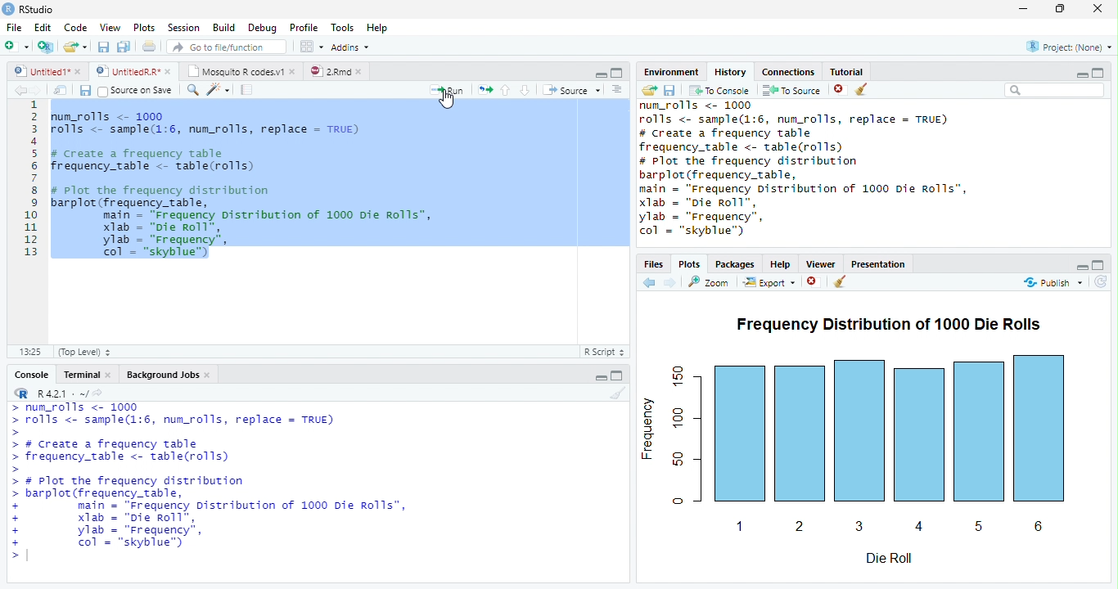  Describe the element at coordinates (446, 101) in the screenshot. I see `Mouse Cursor` at that location.